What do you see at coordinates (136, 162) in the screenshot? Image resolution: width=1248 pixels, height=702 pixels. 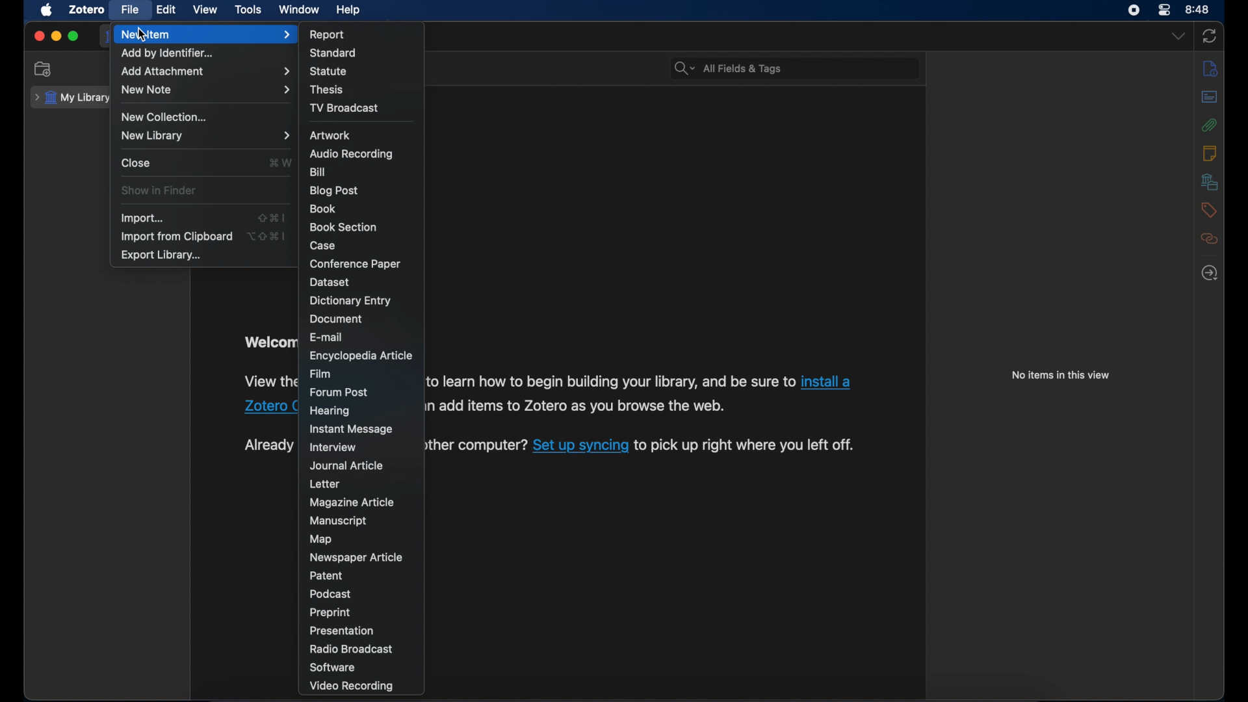 I see `close` at bounding box center [136, 162].